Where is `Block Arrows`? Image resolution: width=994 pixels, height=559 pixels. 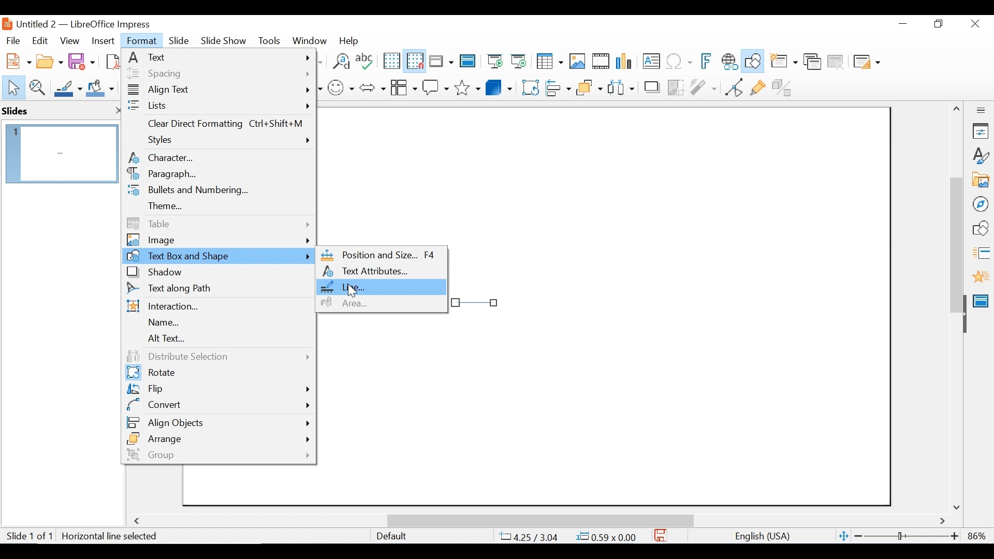 Block Arrows is located at coordinates (372, 87).